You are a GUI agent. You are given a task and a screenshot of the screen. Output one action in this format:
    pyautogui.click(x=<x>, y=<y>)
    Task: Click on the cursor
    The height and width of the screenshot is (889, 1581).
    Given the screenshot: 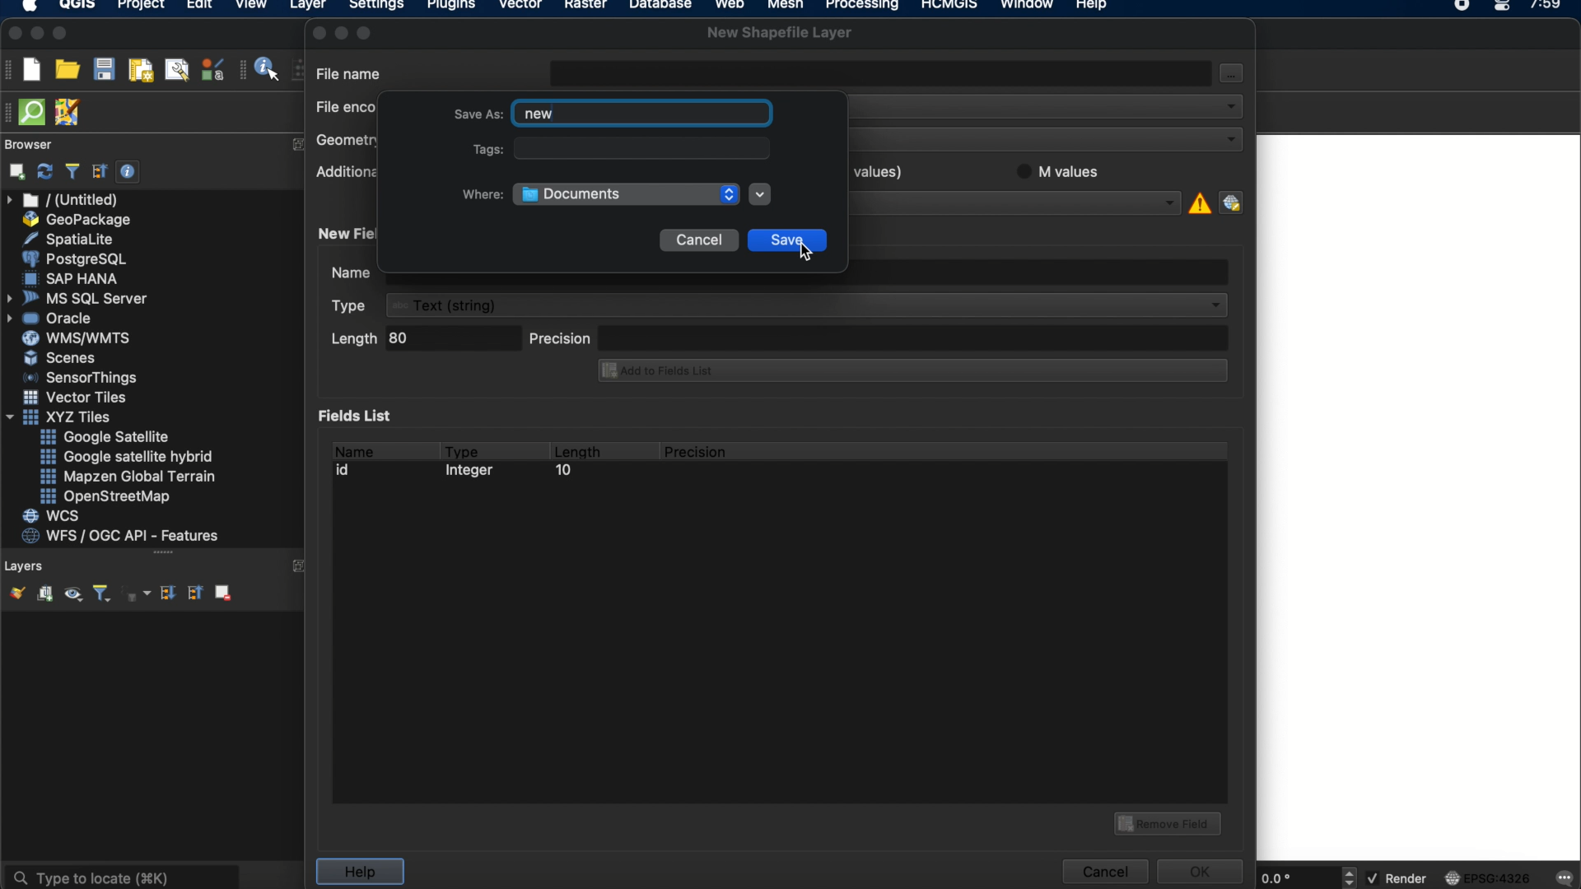 What is the action you would take?
    pyautogui.click(x=1234, y=81)
    